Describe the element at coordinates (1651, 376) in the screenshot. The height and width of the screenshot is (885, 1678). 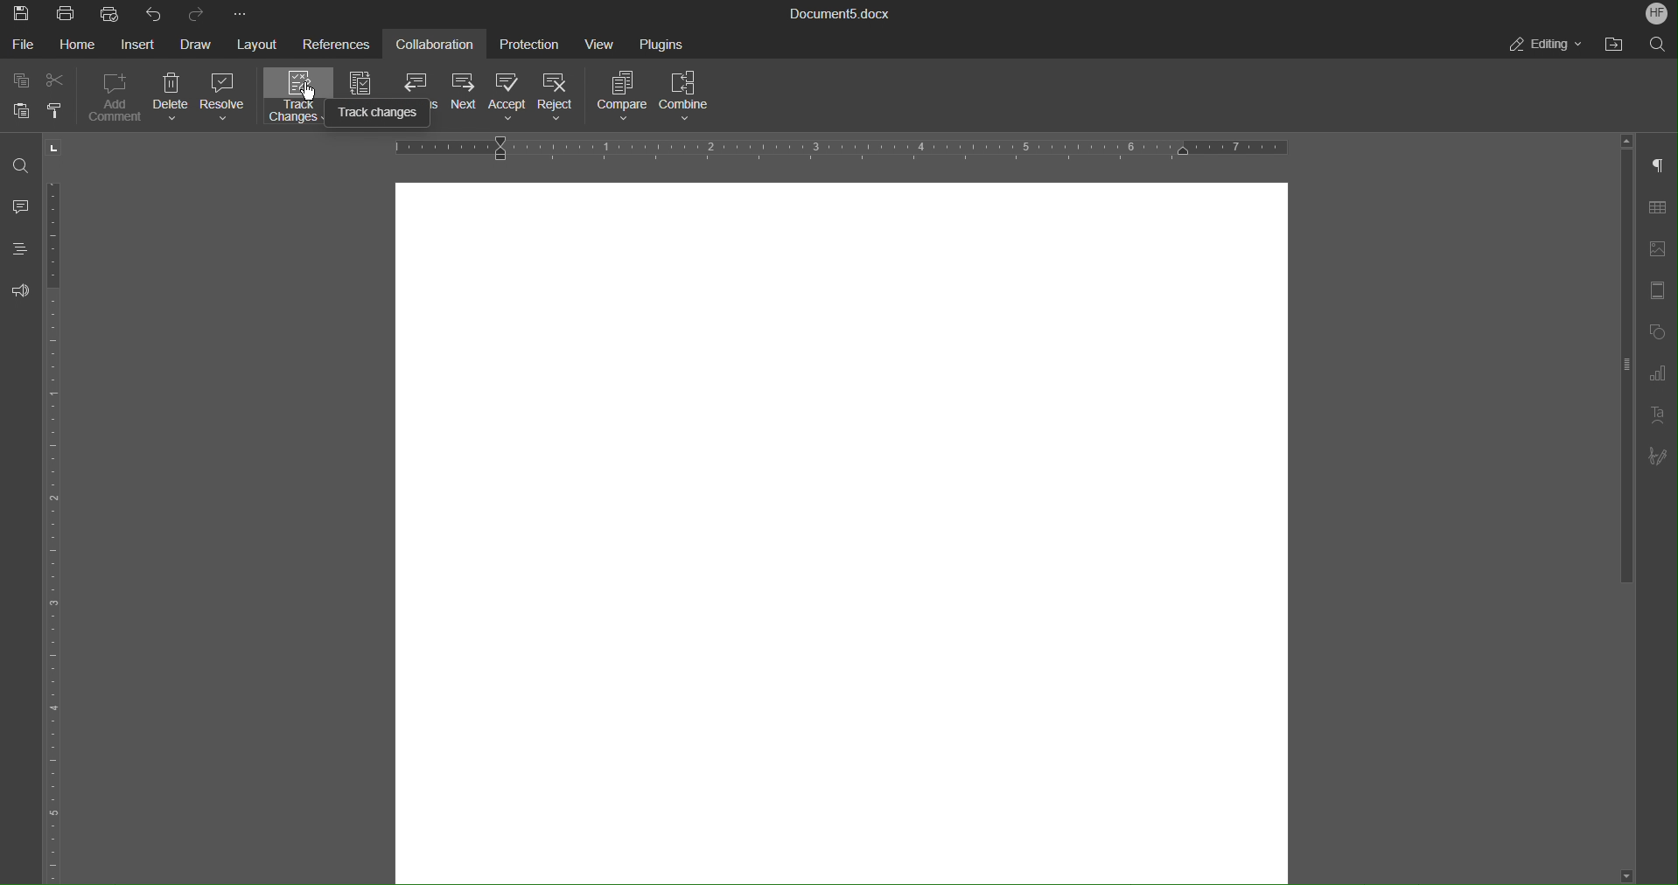
I see `Graph Settings` at that location.